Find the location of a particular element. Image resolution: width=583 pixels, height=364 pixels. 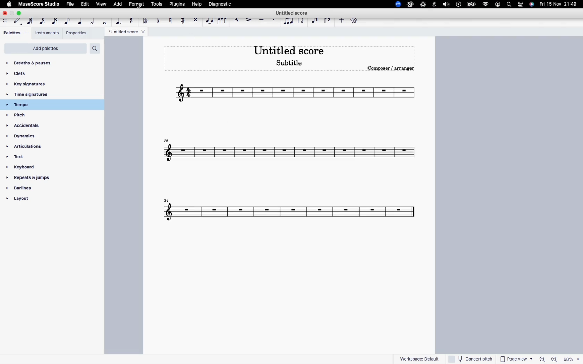

creative cloud is located at coordinates (410, 4).